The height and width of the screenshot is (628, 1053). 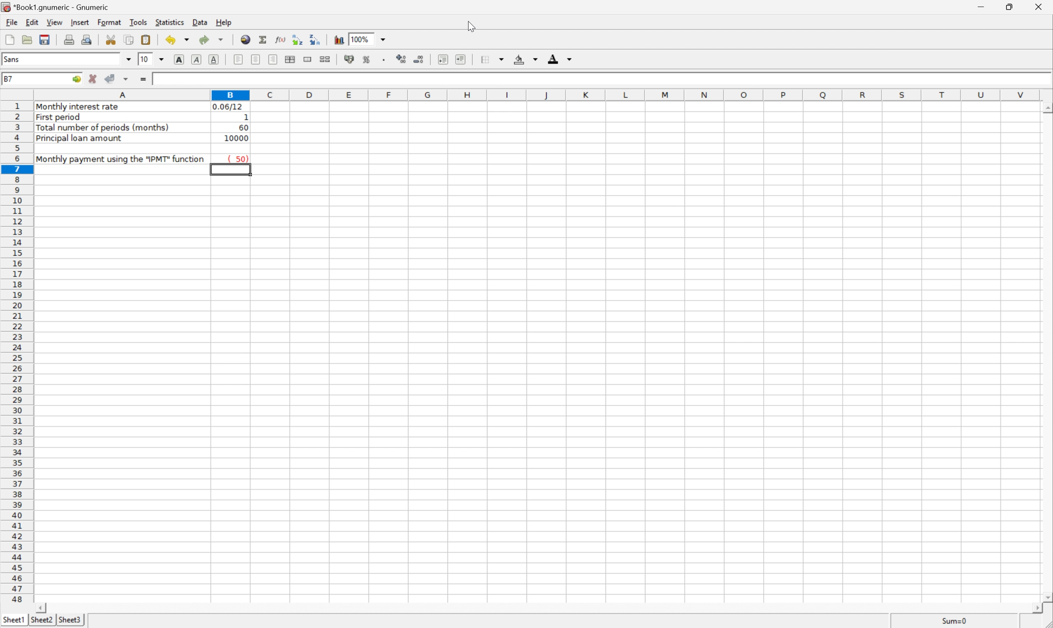 I want to click on Edit, so click(x=32, y=22).